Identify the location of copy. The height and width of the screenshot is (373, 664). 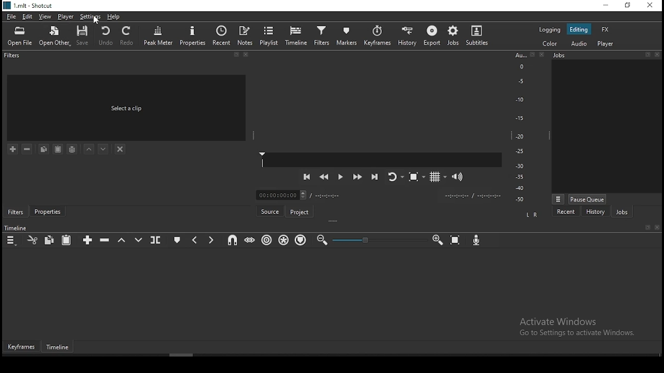
(51, 240).